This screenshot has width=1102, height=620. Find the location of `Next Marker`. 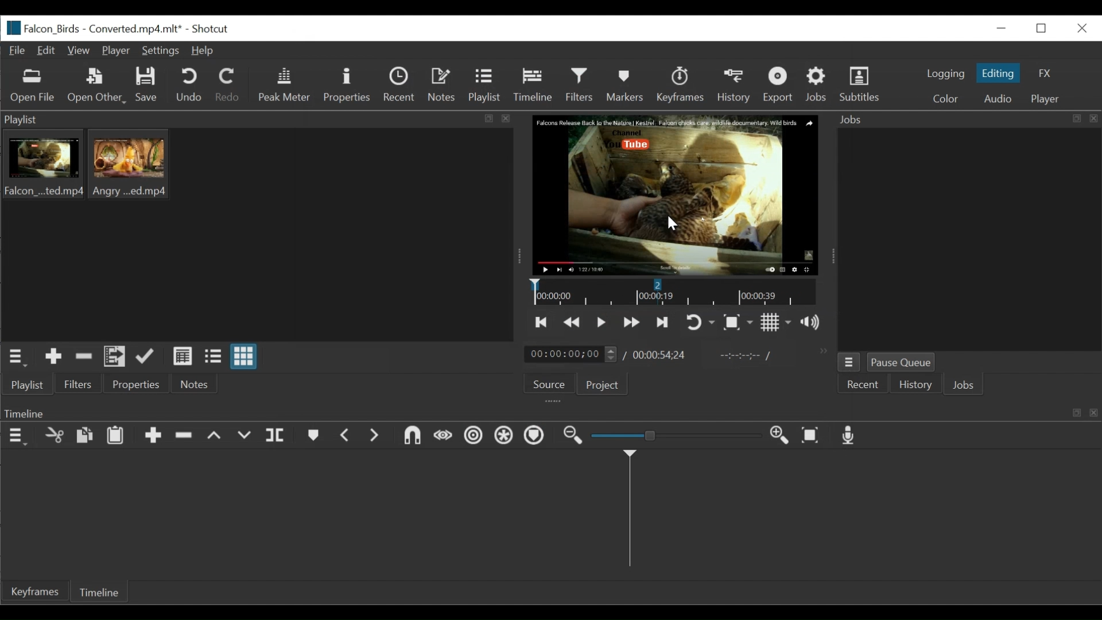

Next Marker is located at coordinates (376, 436).